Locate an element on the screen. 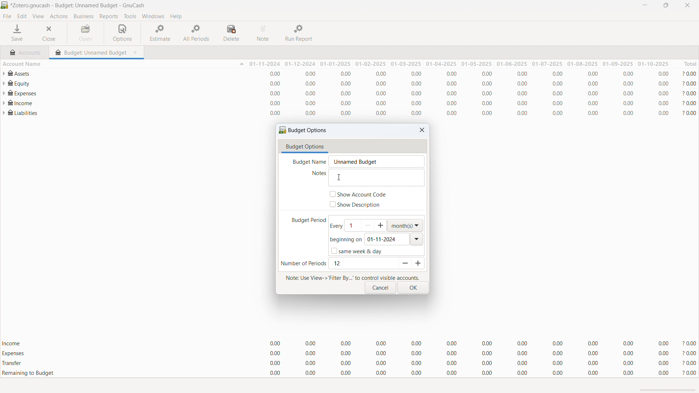  decrease period is located at coordinates (403, 263).